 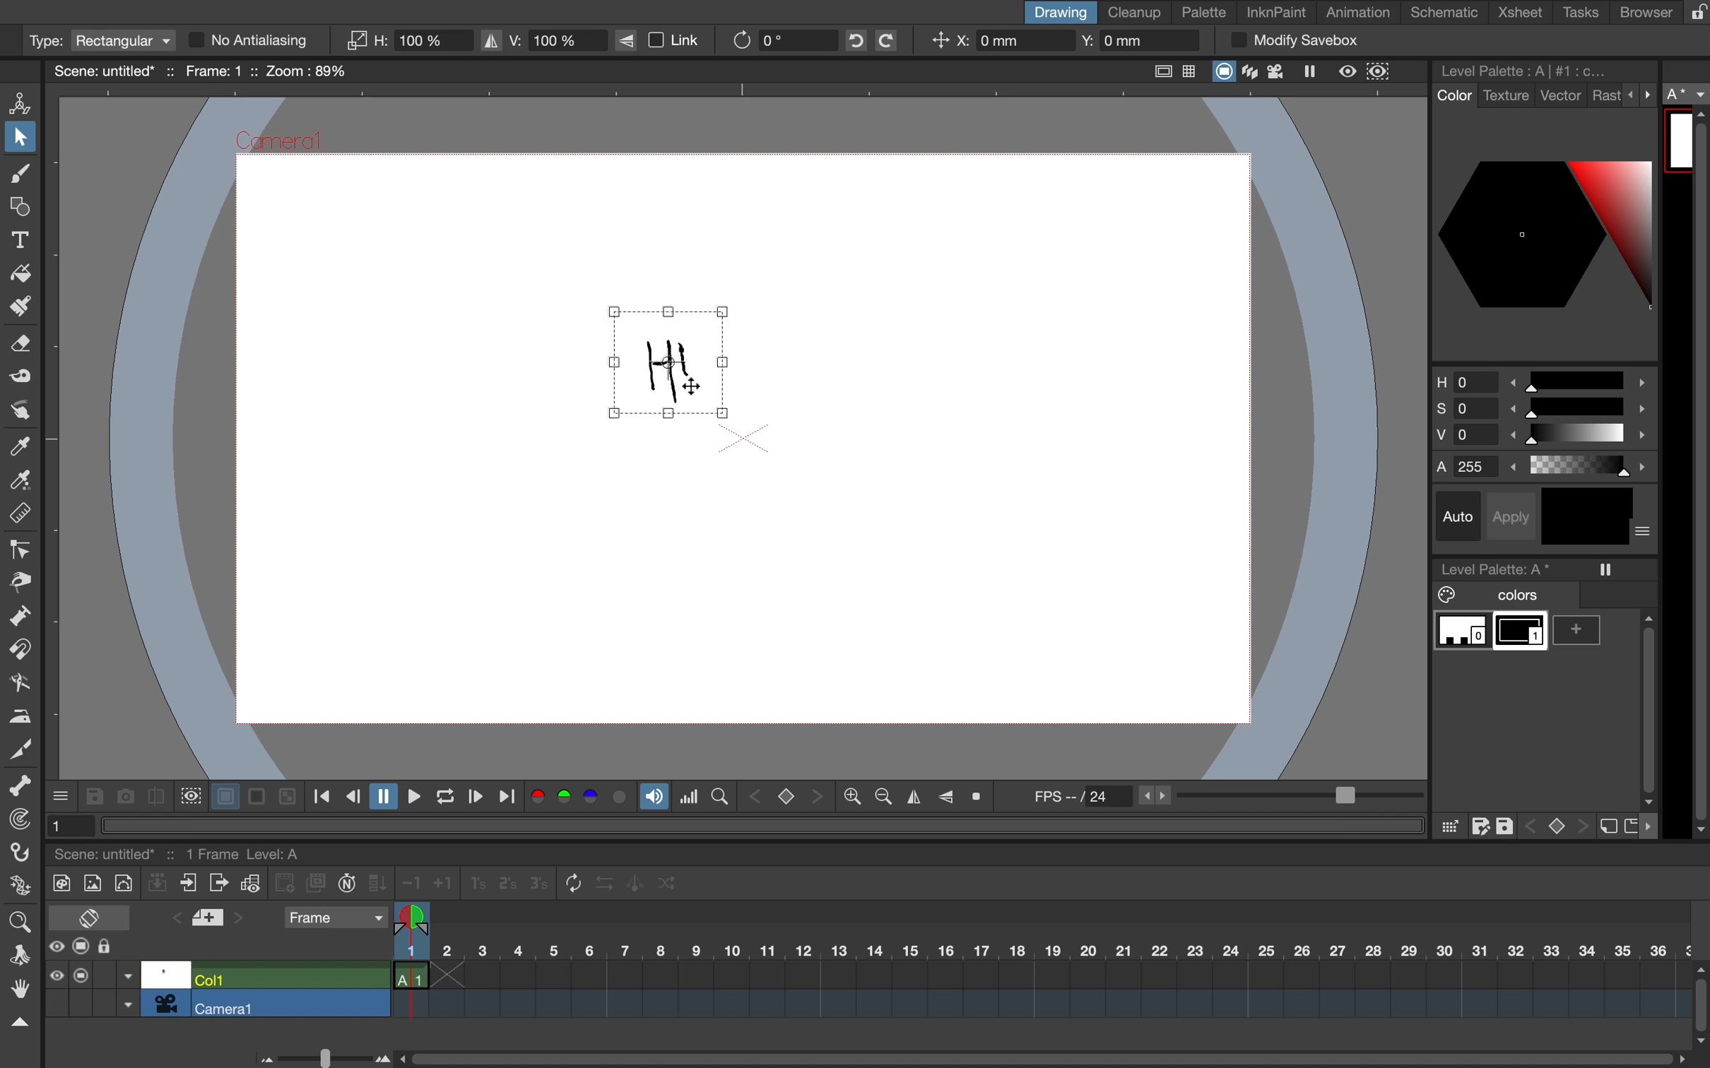 I want to click on cutter tool, so click(x=20, y=747).